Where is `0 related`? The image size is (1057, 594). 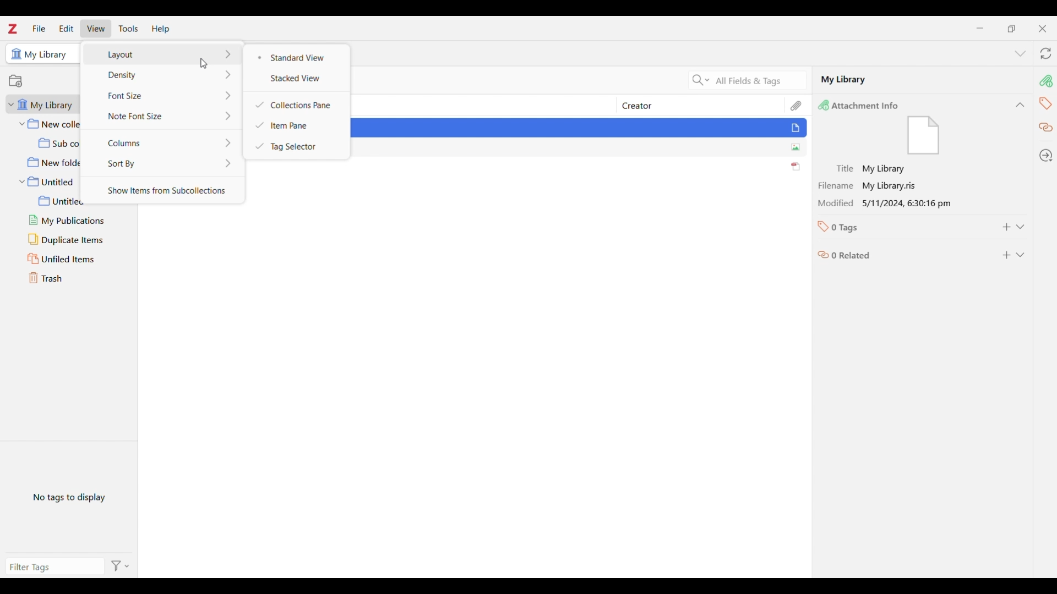
0 related is located at coordinates (848, 256).